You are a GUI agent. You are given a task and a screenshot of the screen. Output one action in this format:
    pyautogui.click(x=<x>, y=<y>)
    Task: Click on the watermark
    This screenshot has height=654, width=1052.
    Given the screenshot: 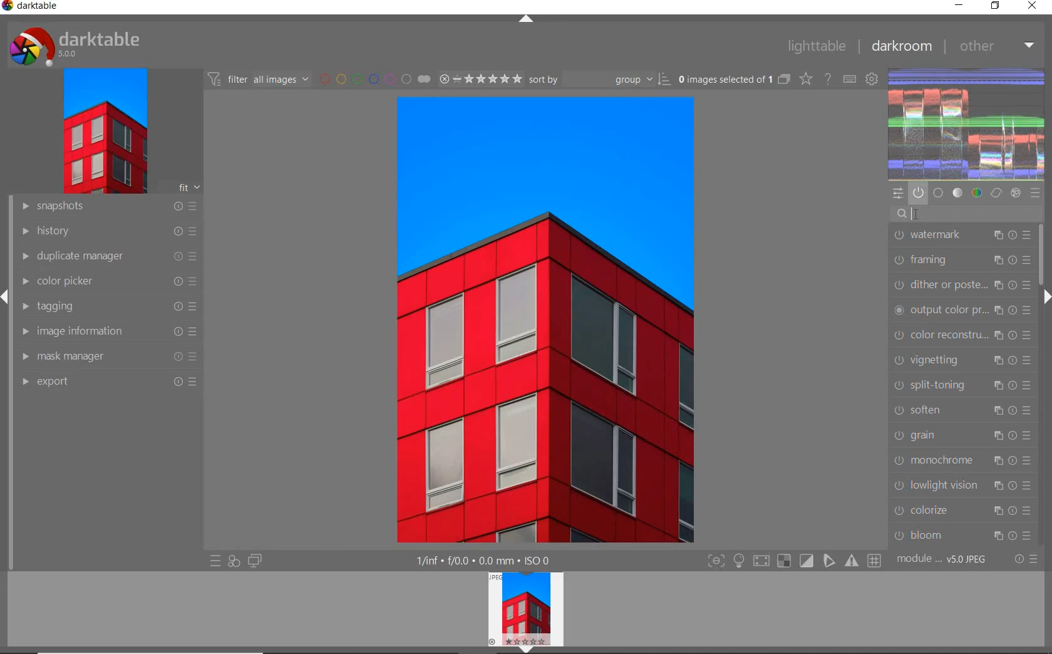 What is the action you would take?
    pyautogui.click(x=961, y=234)
    